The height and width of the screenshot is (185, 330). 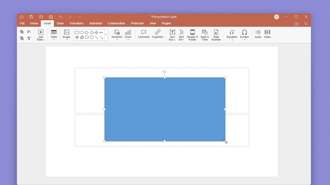 What do you see at coordinates (117, 35) in the screenshot?
I see `smartart` at bounding box center [117, 35].